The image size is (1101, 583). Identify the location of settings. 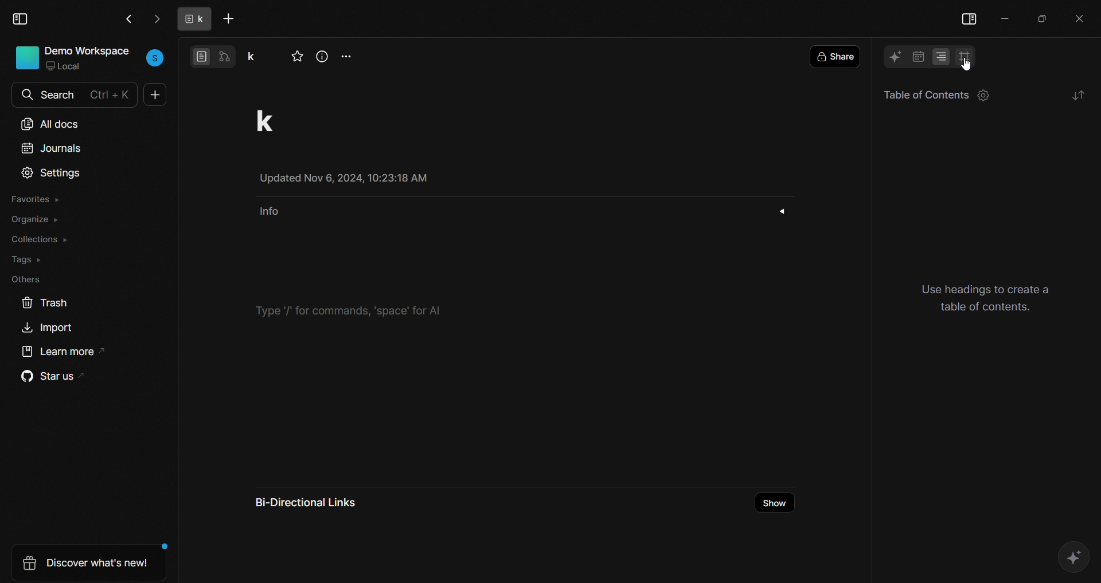
(52, 174).